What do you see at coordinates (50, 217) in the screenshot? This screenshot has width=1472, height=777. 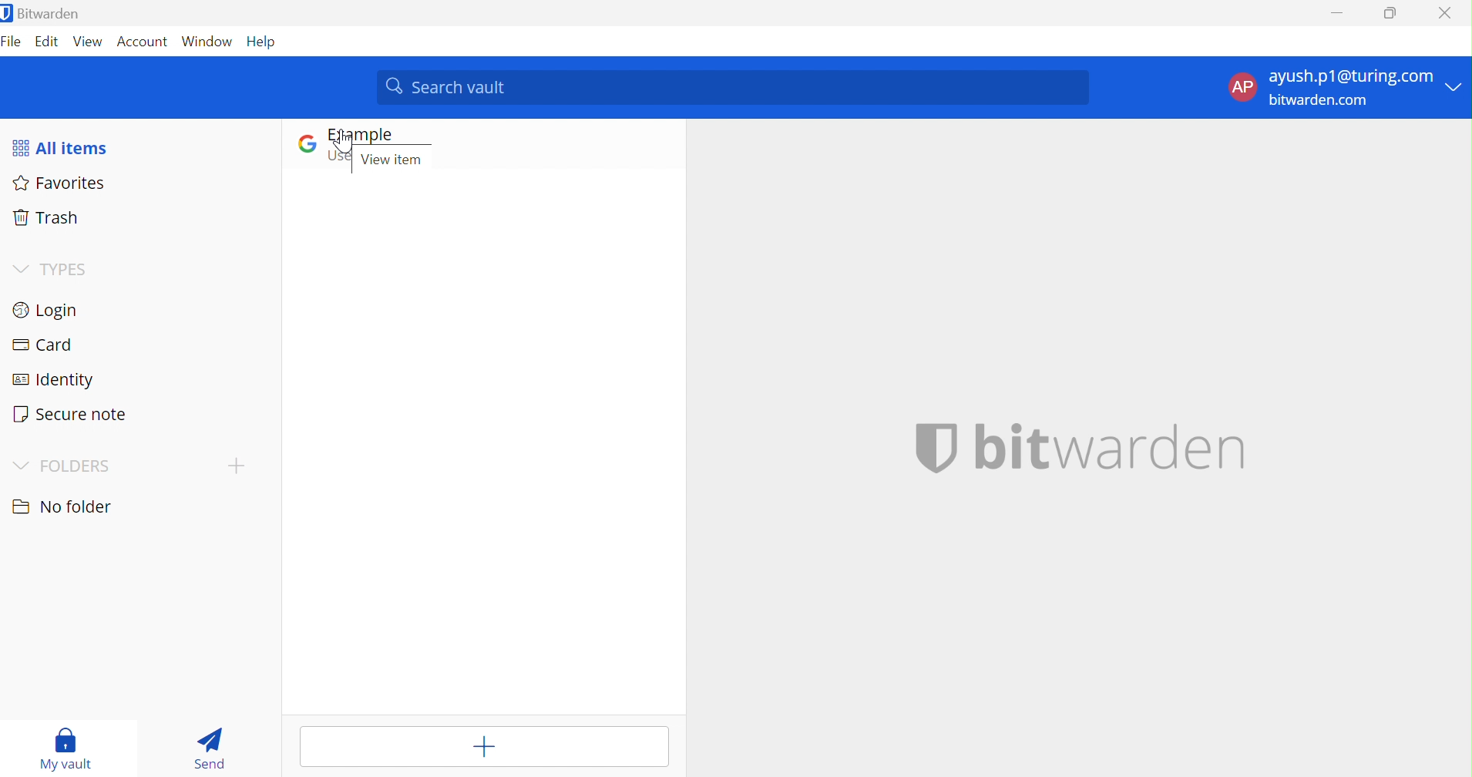 I see `` at bounding box center [50, 217].